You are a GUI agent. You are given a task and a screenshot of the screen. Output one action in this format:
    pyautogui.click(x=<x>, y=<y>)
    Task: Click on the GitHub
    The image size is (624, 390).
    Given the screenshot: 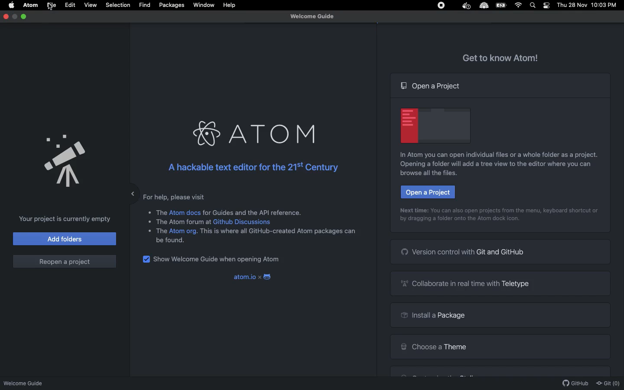 What is the action you would take?
    pyautogui.click(x=575, y=383)
    